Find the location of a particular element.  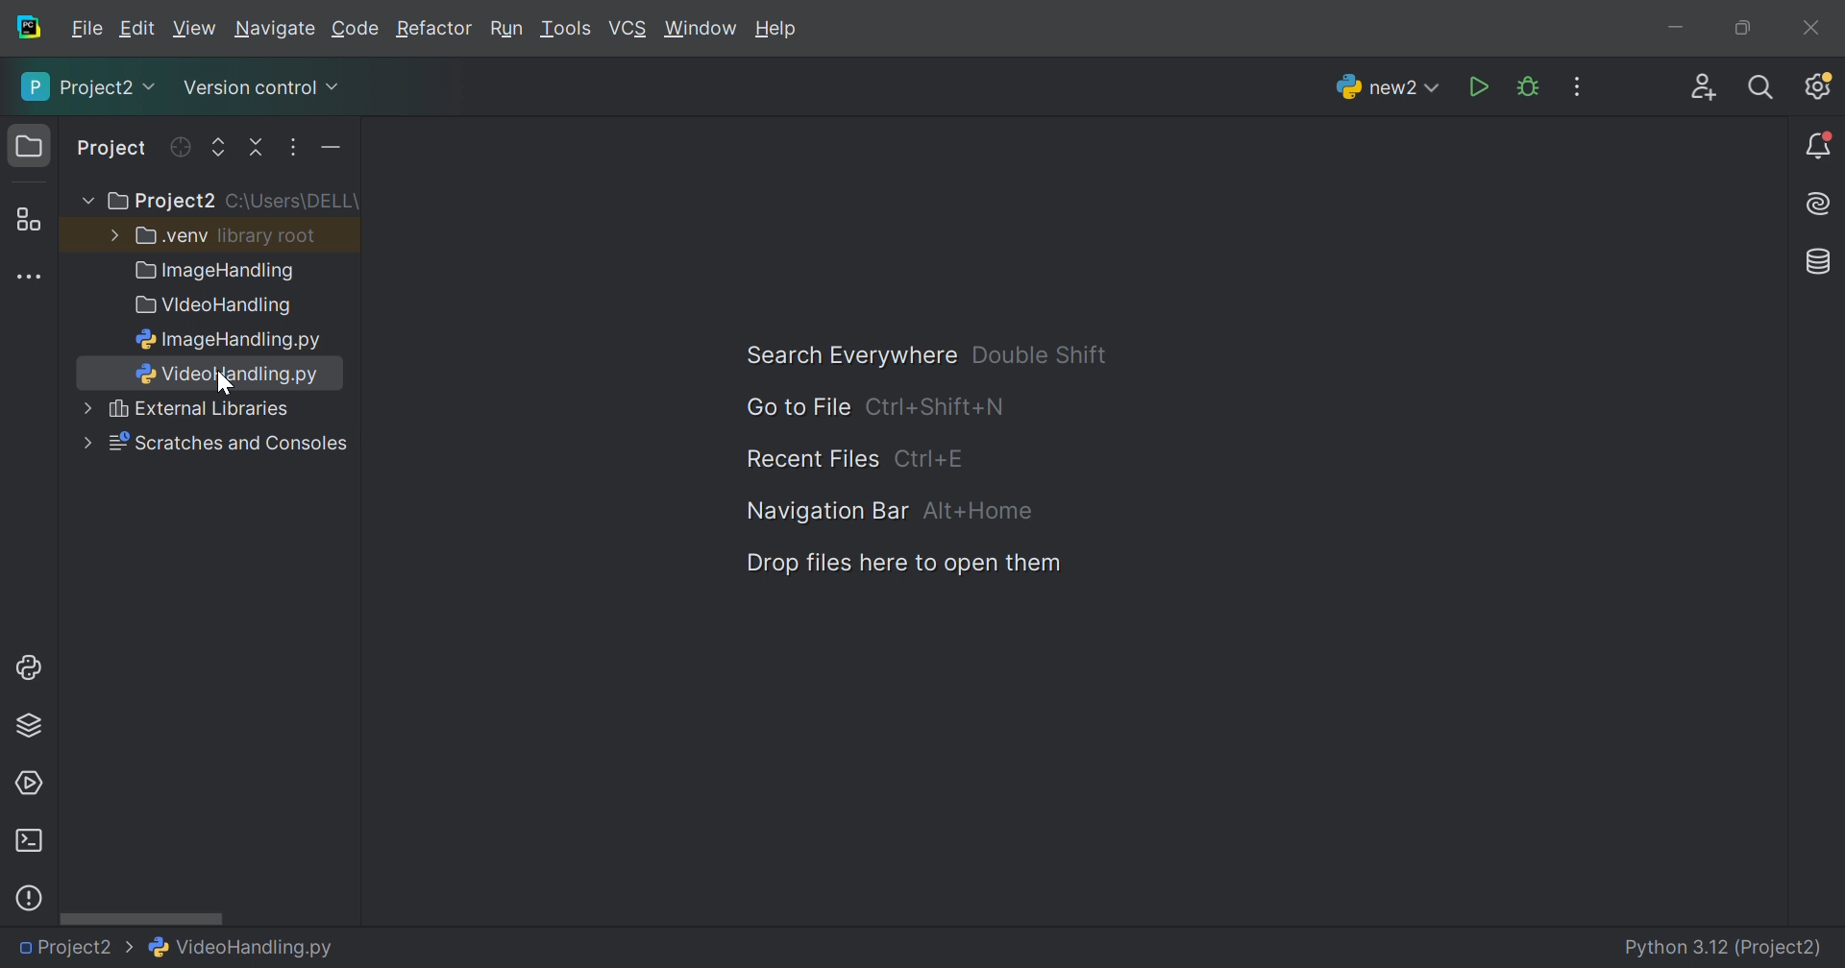

C:\Users\DELL\ is located at coordinates (292, 202).